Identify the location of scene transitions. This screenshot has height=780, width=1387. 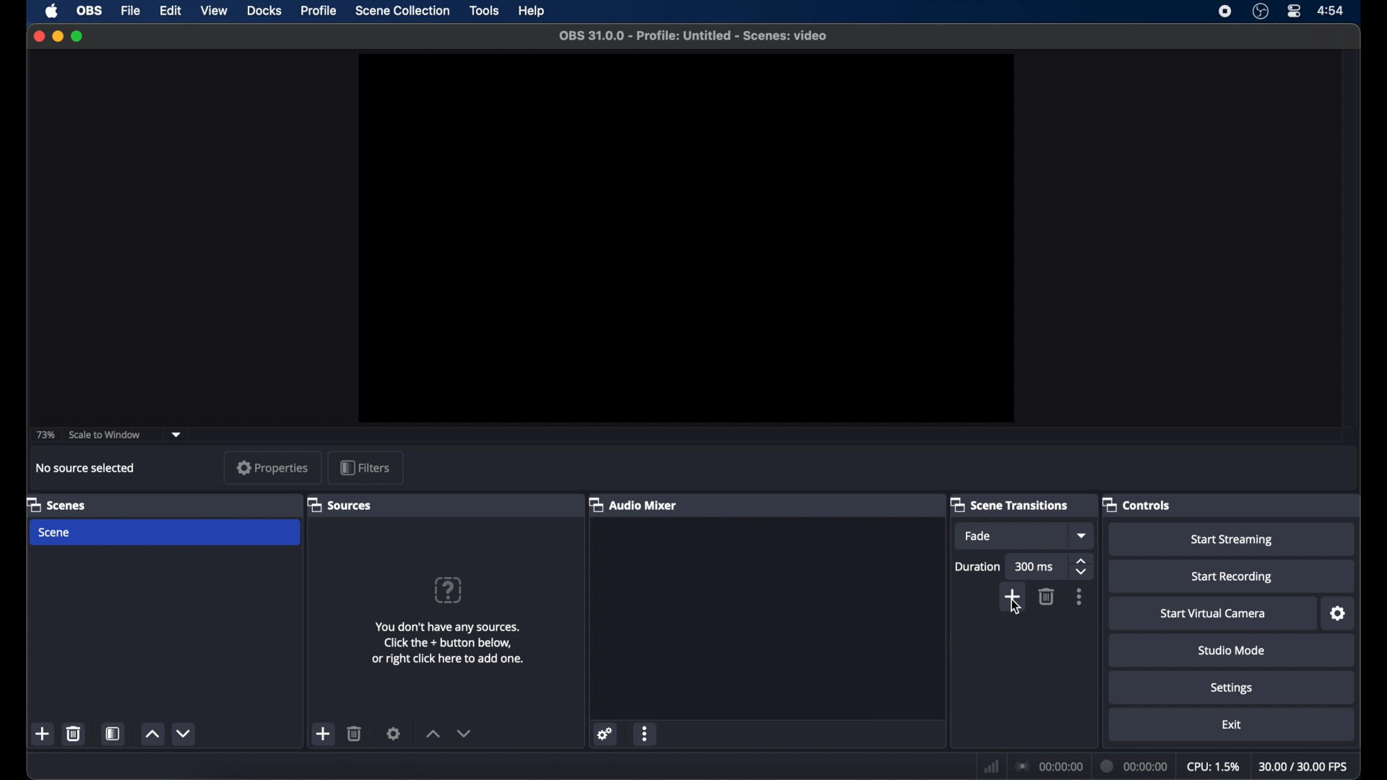
(1009, 504).